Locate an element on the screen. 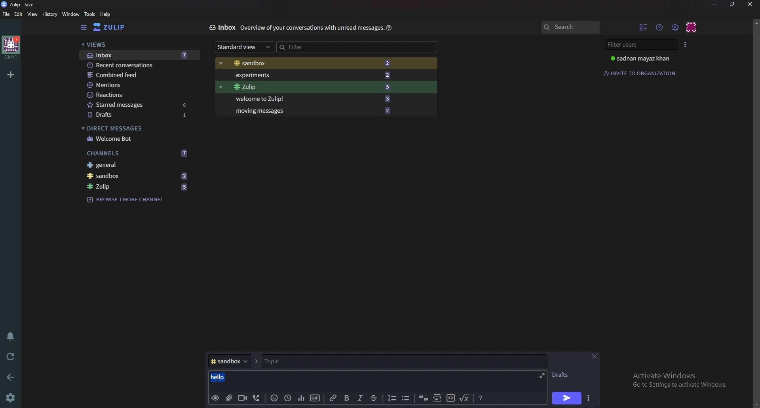  # sandbox 2 is located at coordinates (136, 176).